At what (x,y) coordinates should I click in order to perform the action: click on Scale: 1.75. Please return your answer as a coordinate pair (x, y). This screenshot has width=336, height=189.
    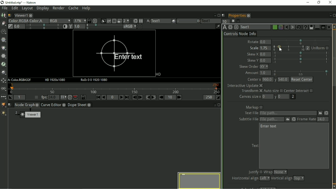
    Looking at the image, I should click on (259, 48).